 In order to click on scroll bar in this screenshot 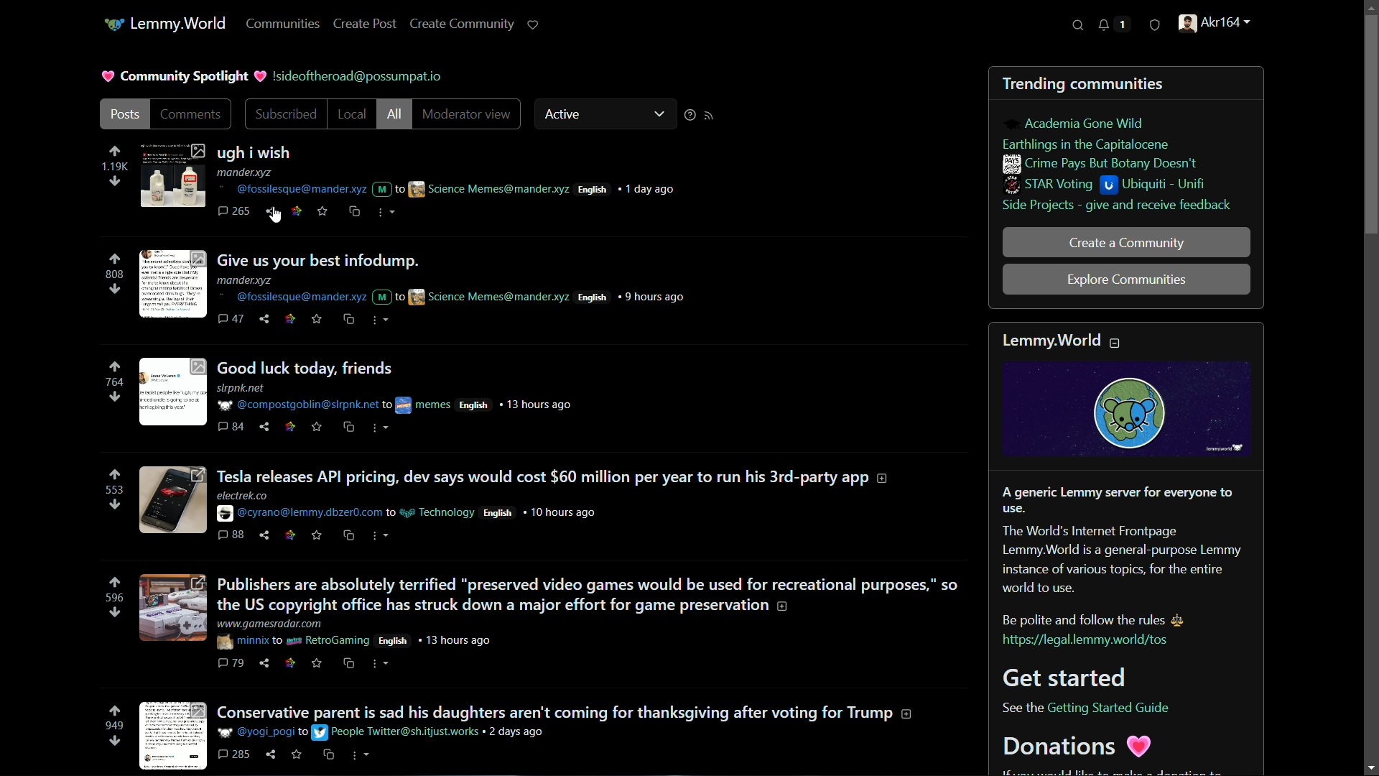, I will do `click(1362, 387)`.